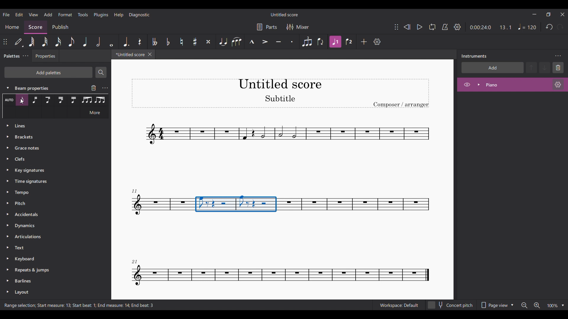 This screenshot has height=319, width=568. Describe the element at coordinates (398, 305) in the screenshot. I see `Workspace default` at that location.